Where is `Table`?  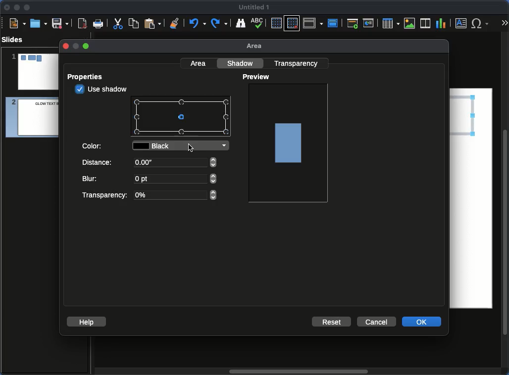 Table is located at coordinates (390, 23).